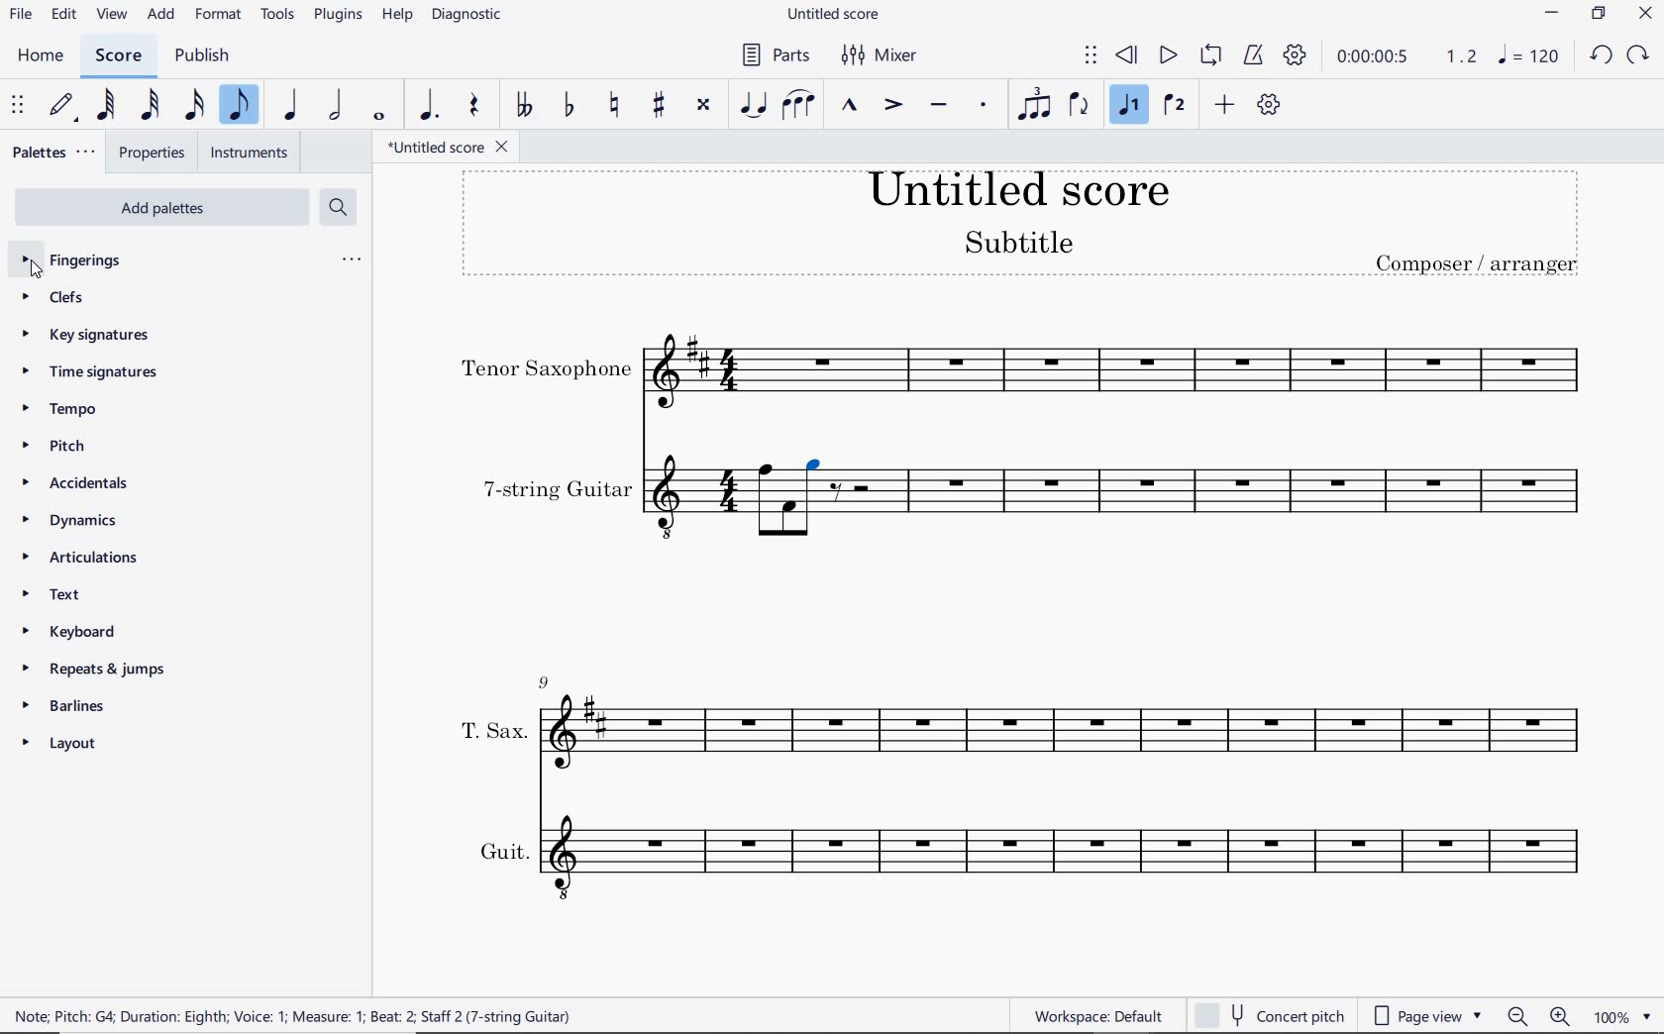 The width and height of the screenshot is (1664, 1034). Describe the element at coordinates (613, 105) in the screenshot. I see `TOGGLE NATURAL` at that location.